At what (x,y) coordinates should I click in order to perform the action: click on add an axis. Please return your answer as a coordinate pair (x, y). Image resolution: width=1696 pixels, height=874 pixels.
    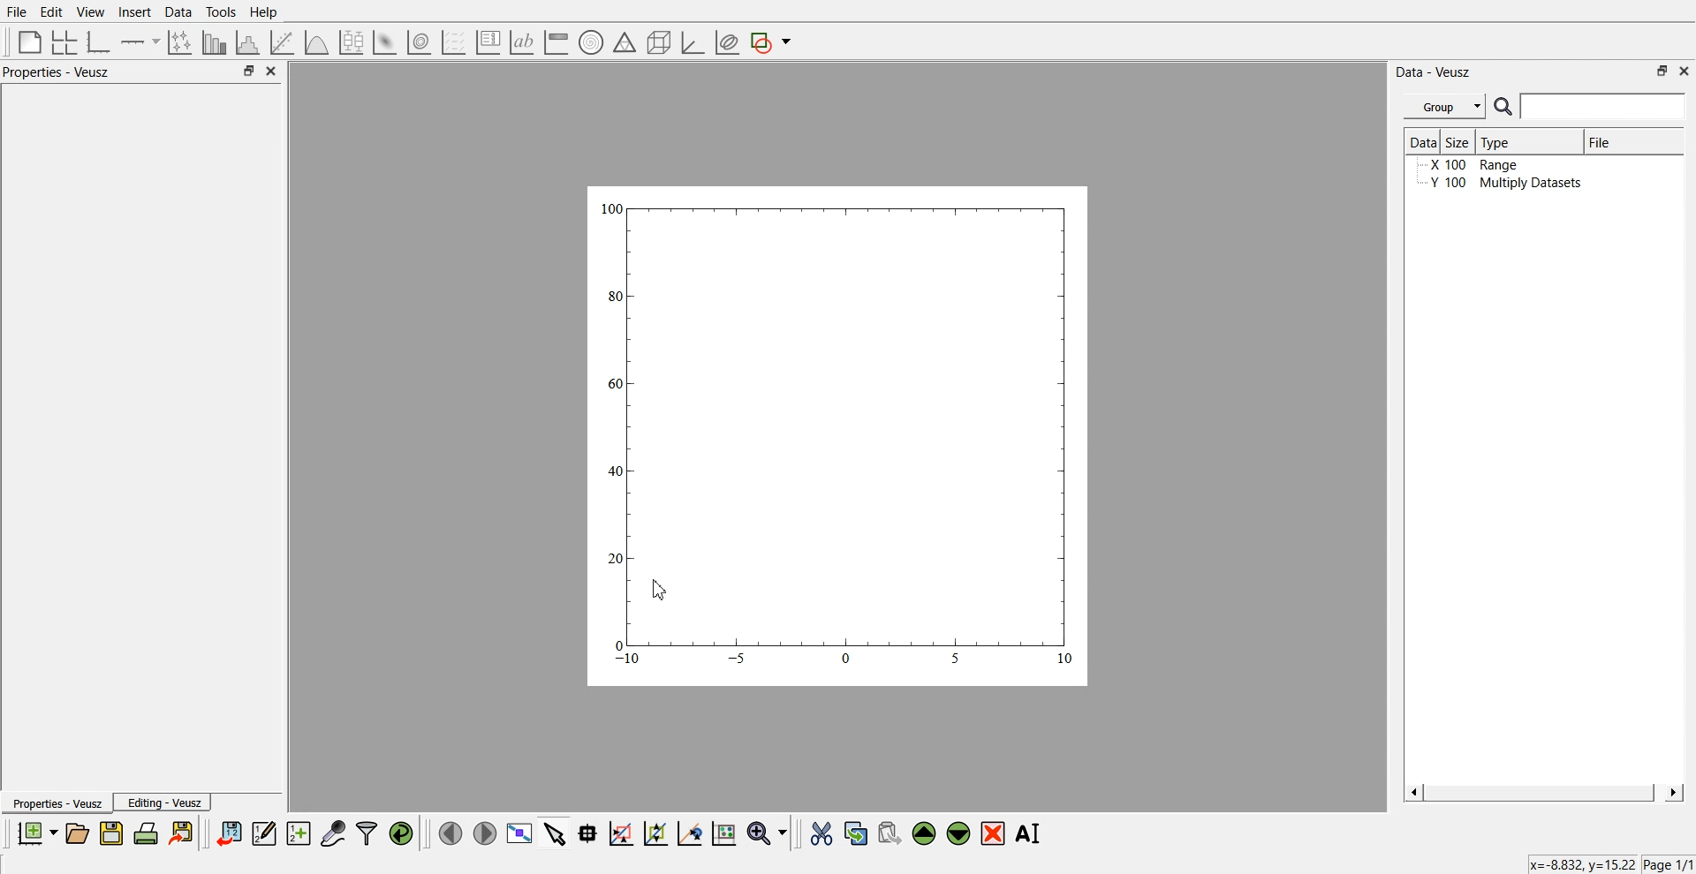
    Looking at the image, I should click on (141, 41).